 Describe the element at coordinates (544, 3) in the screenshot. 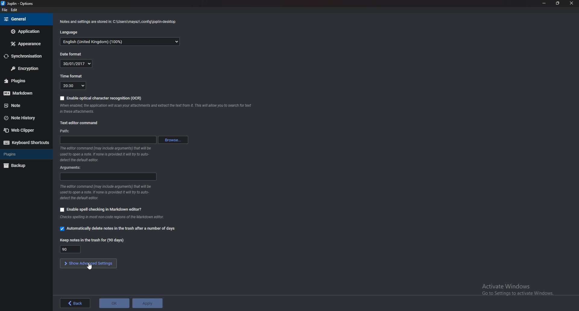

I see `Minimize` at that location.